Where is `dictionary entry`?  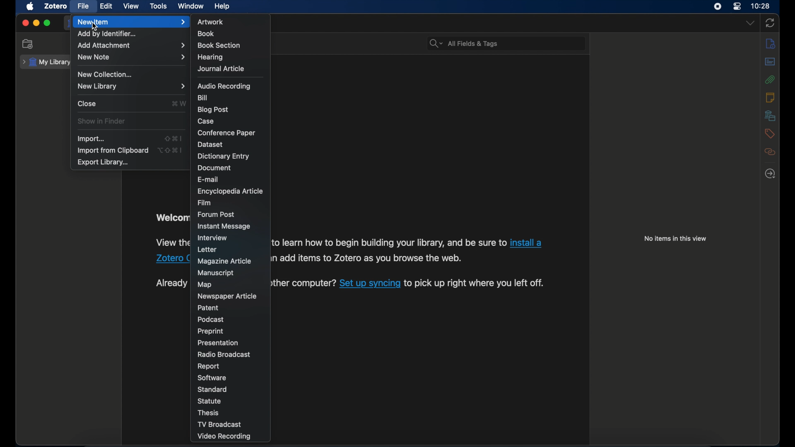
dictionary entry is located at coordinates (223, 156).